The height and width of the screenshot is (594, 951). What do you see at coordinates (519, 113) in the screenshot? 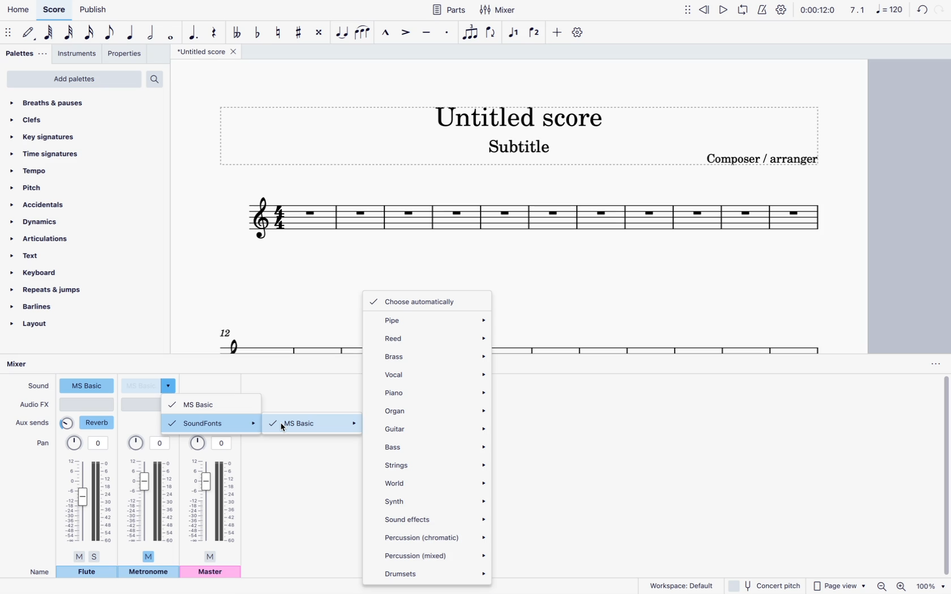
I see `score title` at bounding box center [519, 113].